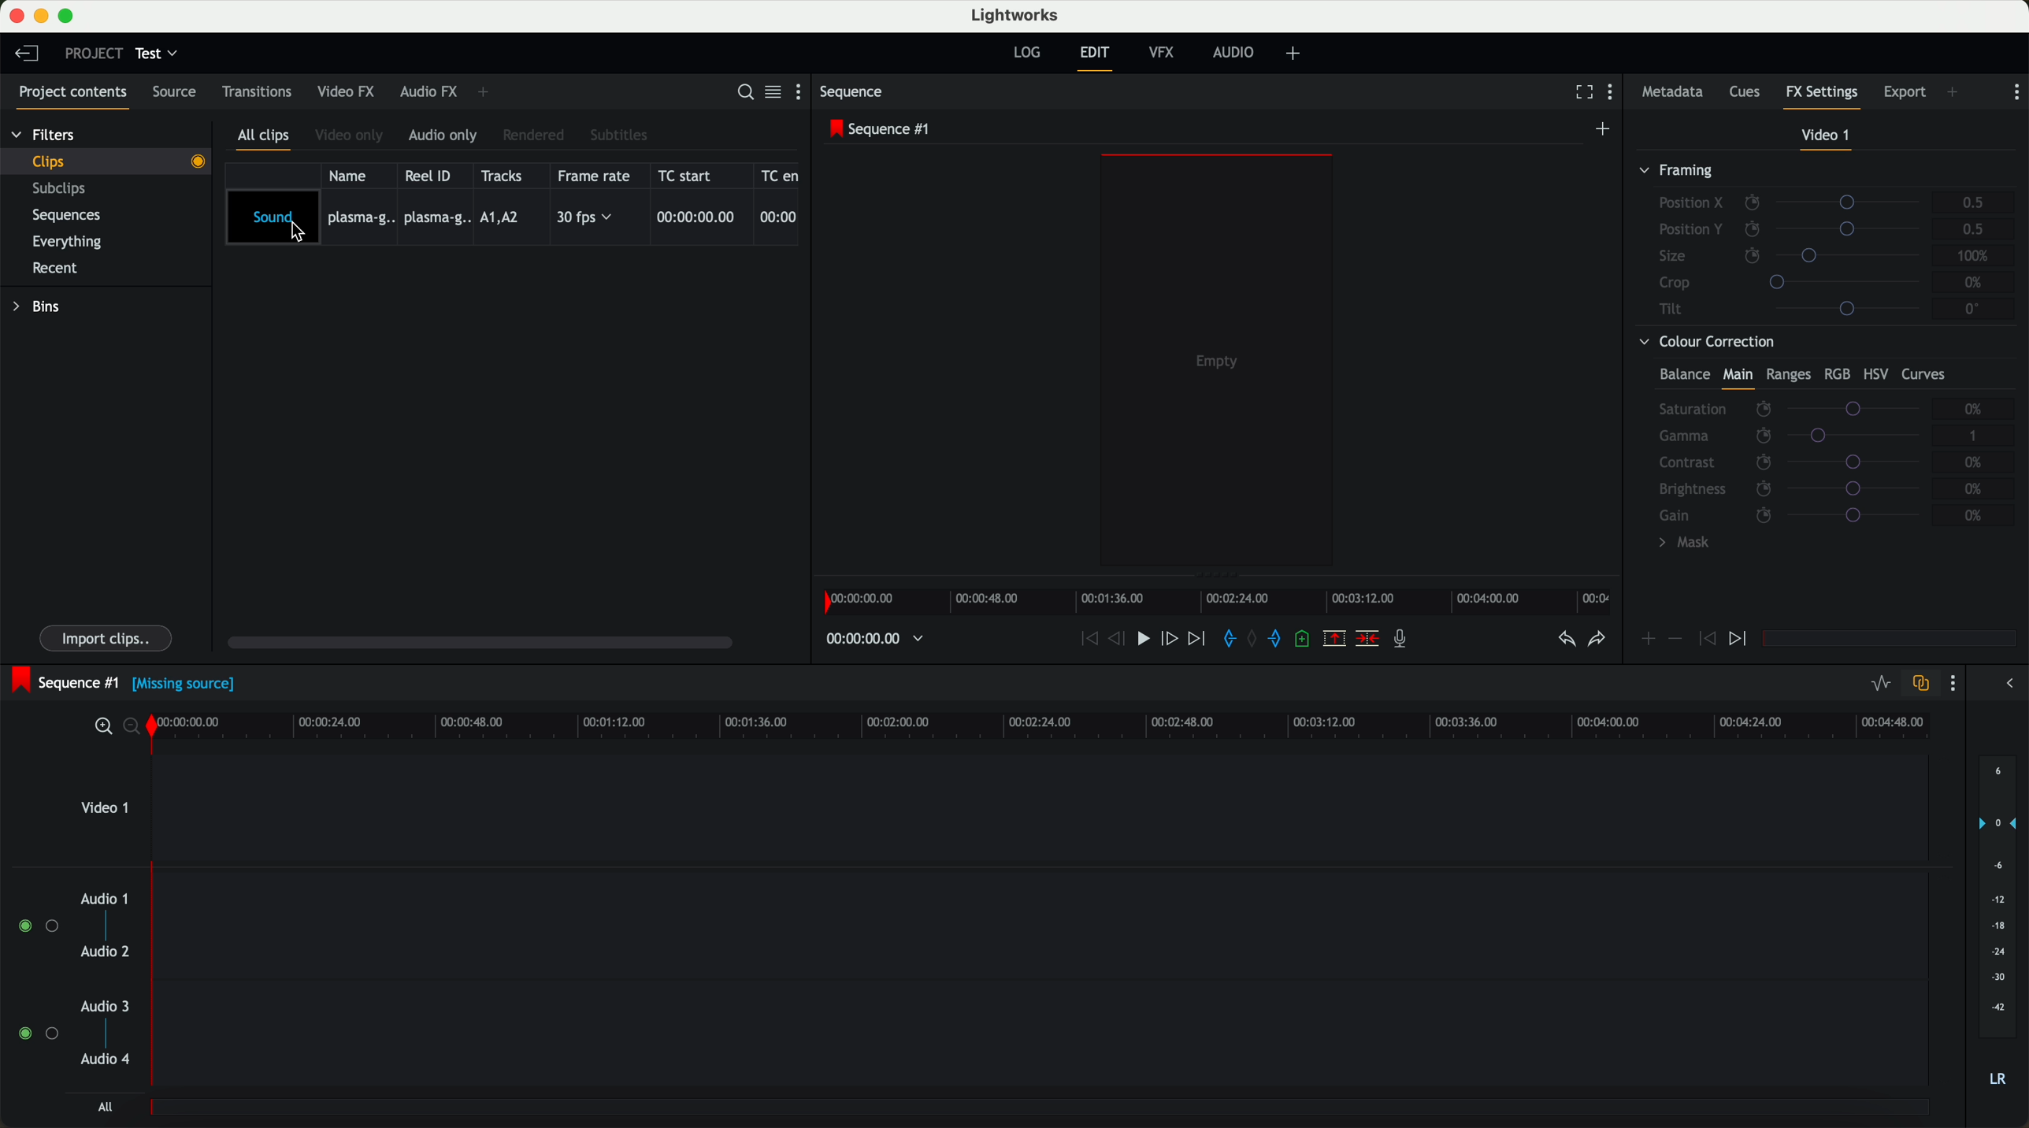  Describe the element at coordinates (744, 93) in the screenshot. I see `search` at that location.